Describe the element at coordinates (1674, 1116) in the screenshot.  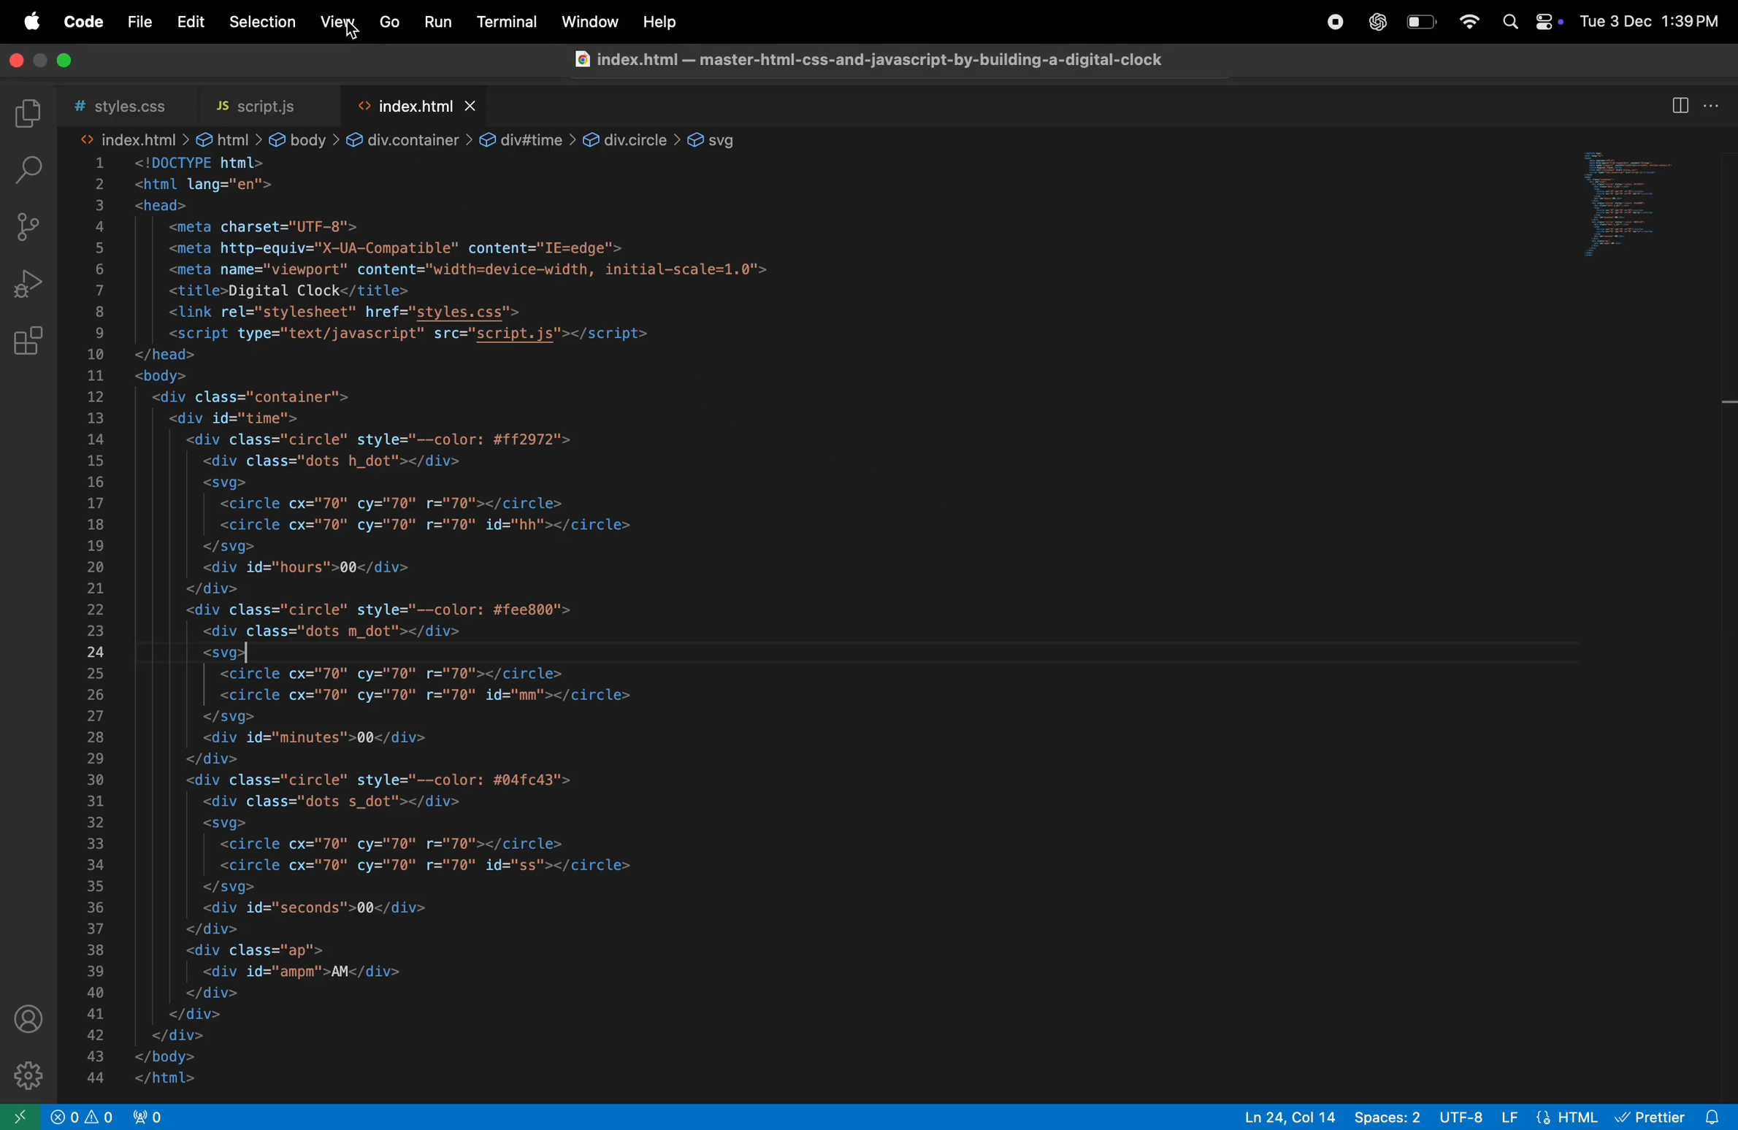
I see `prettier extension installed` at that location.